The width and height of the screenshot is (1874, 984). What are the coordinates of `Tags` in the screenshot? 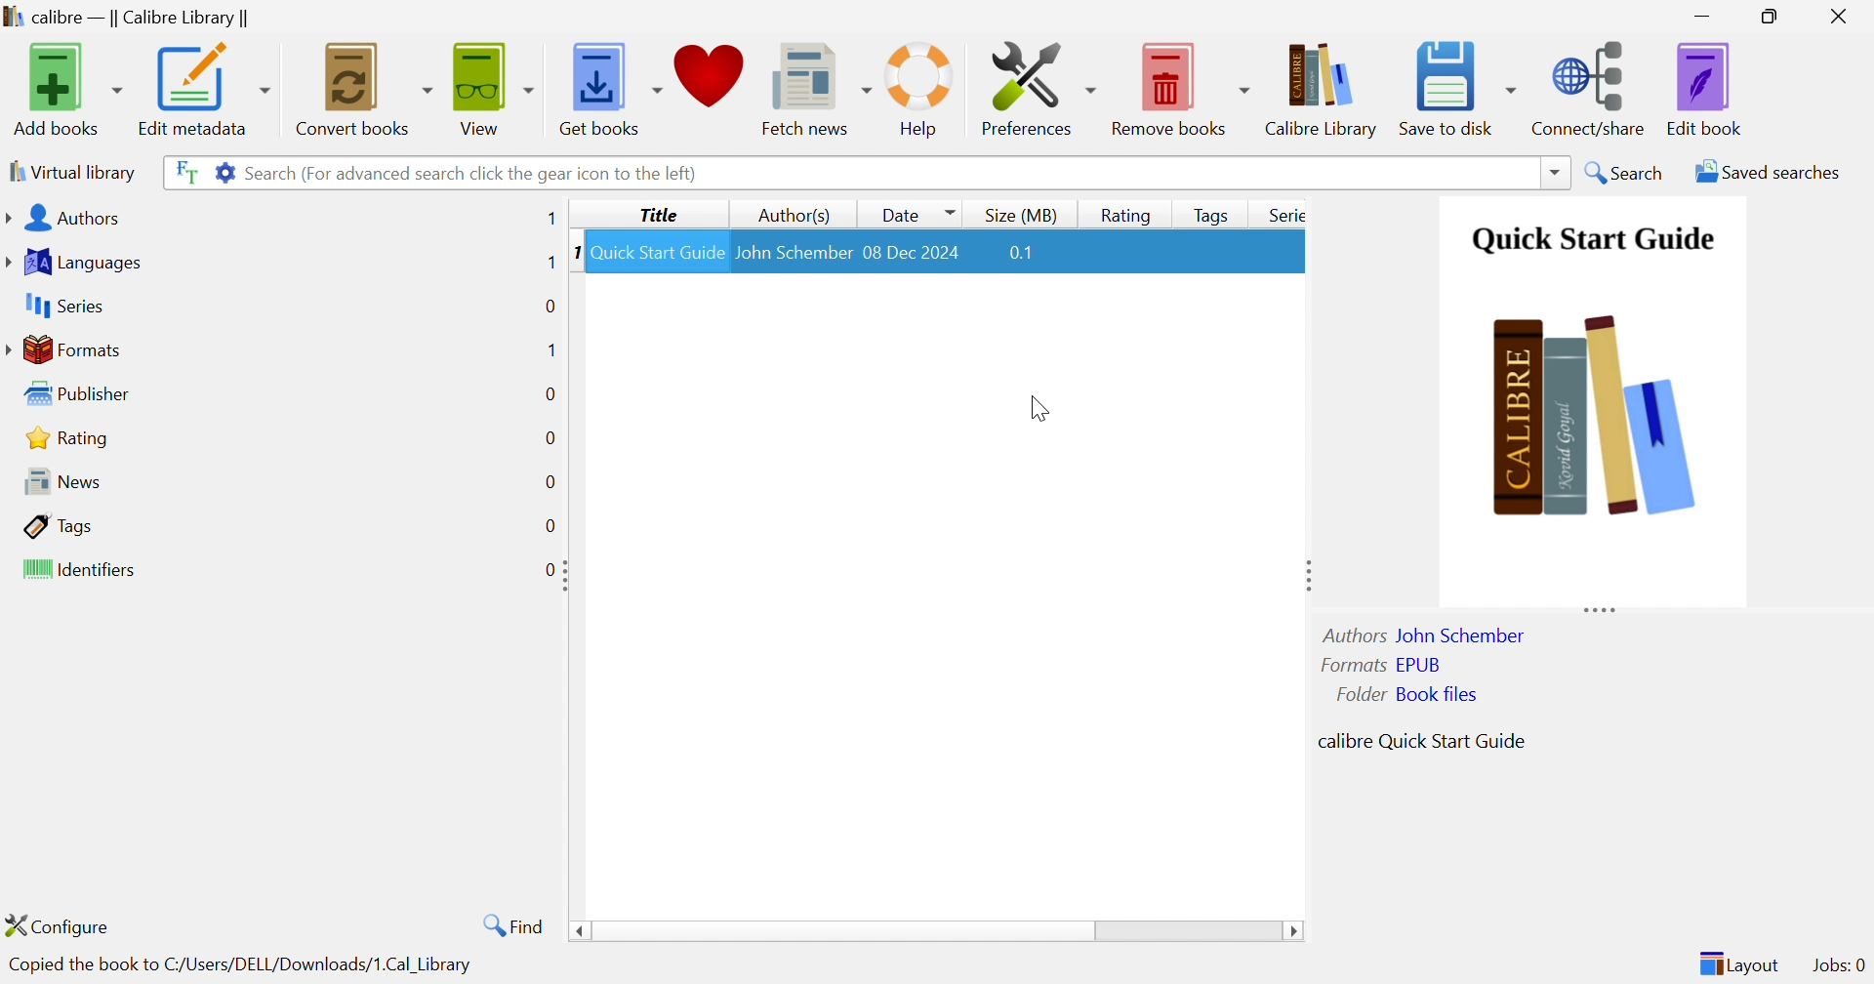 It's located at (1206, 212).